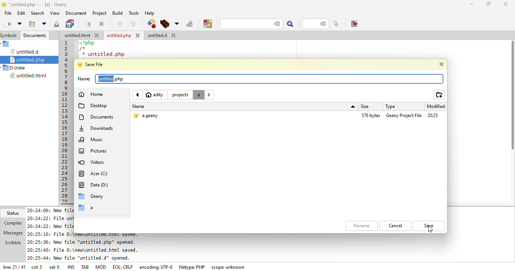 The image size is (515, 271). I want to click on sort, so click(353, 107).